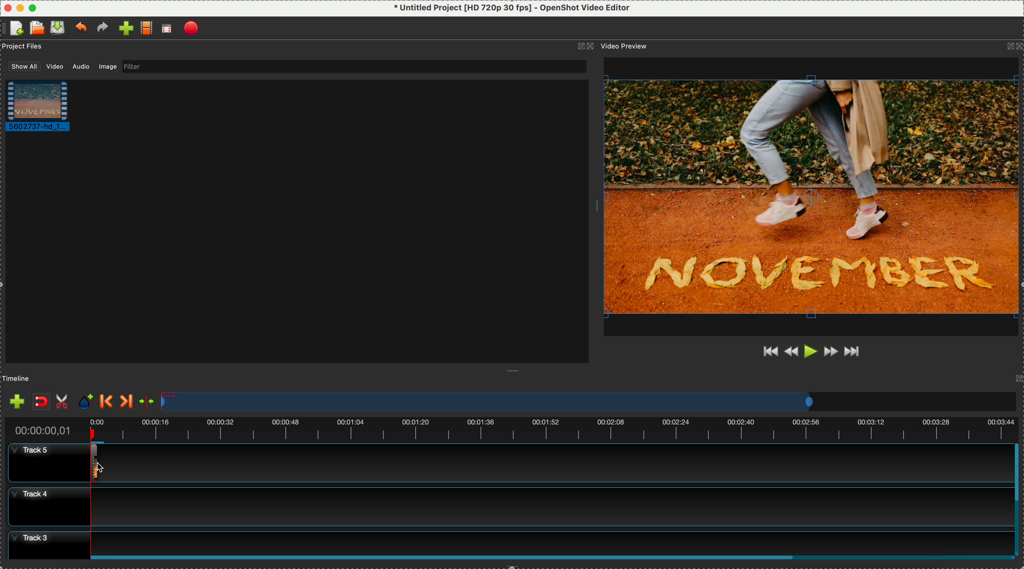  I want to click on track 3, so click(504, 540).